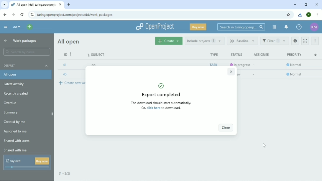  I want to click on Export completed, so click(161, 90).